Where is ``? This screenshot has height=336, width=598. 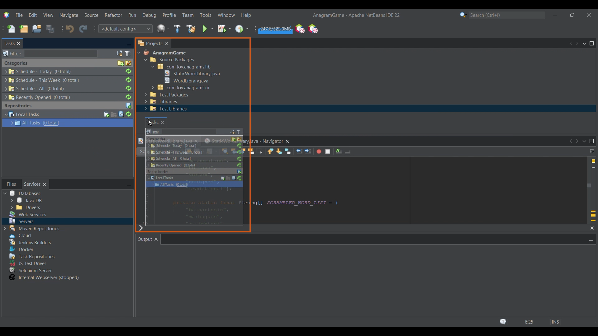
 is located at coordinates (194, 177).